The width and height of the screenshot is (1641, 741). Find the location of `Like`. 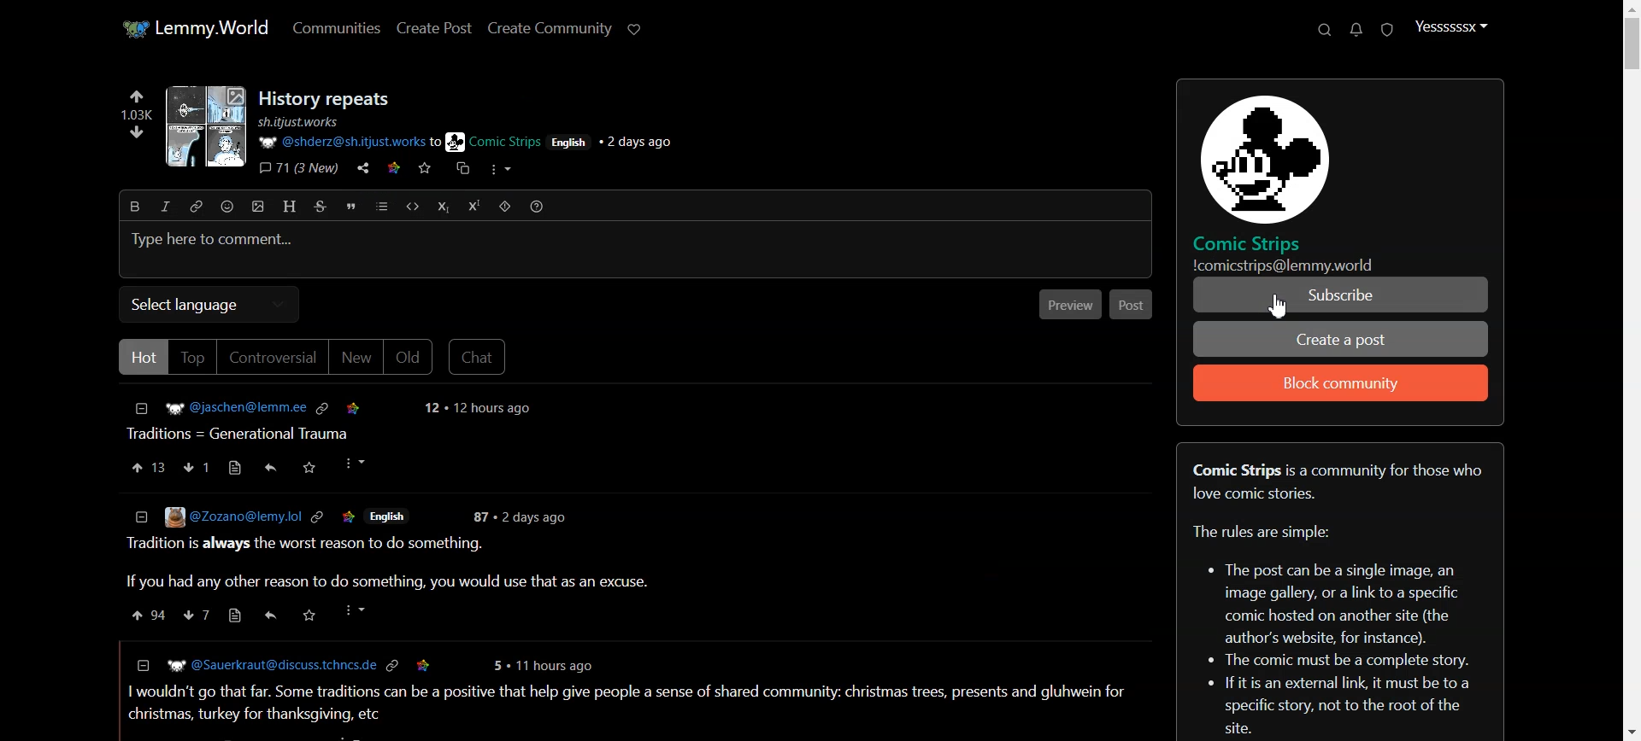

Like is located at coordinates (148, 467).